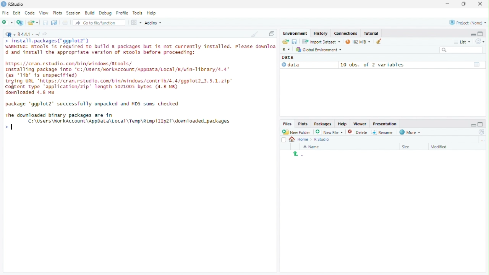 The height and width of the screenshot is (275, 489). I want to click on New Folder, so click(297, 132).